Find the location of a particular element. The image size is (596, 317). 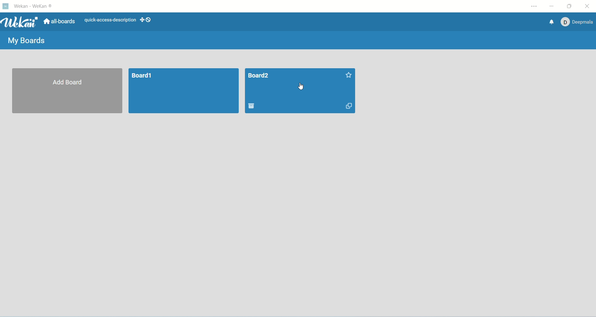

add board is located at coordinates (67, 91).